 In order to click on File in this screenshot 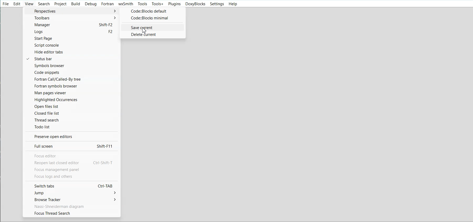, I will do `click(6, 3)`.